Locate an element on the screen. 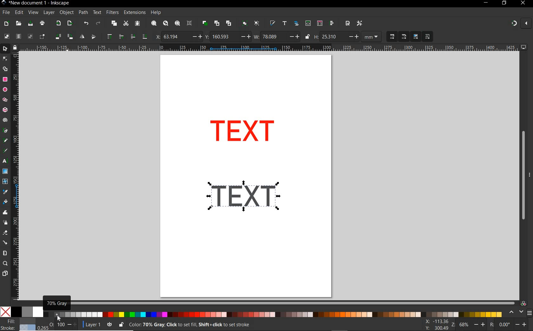 This screenshot has height=331, width=533. object is located at coordinates (67, 13).